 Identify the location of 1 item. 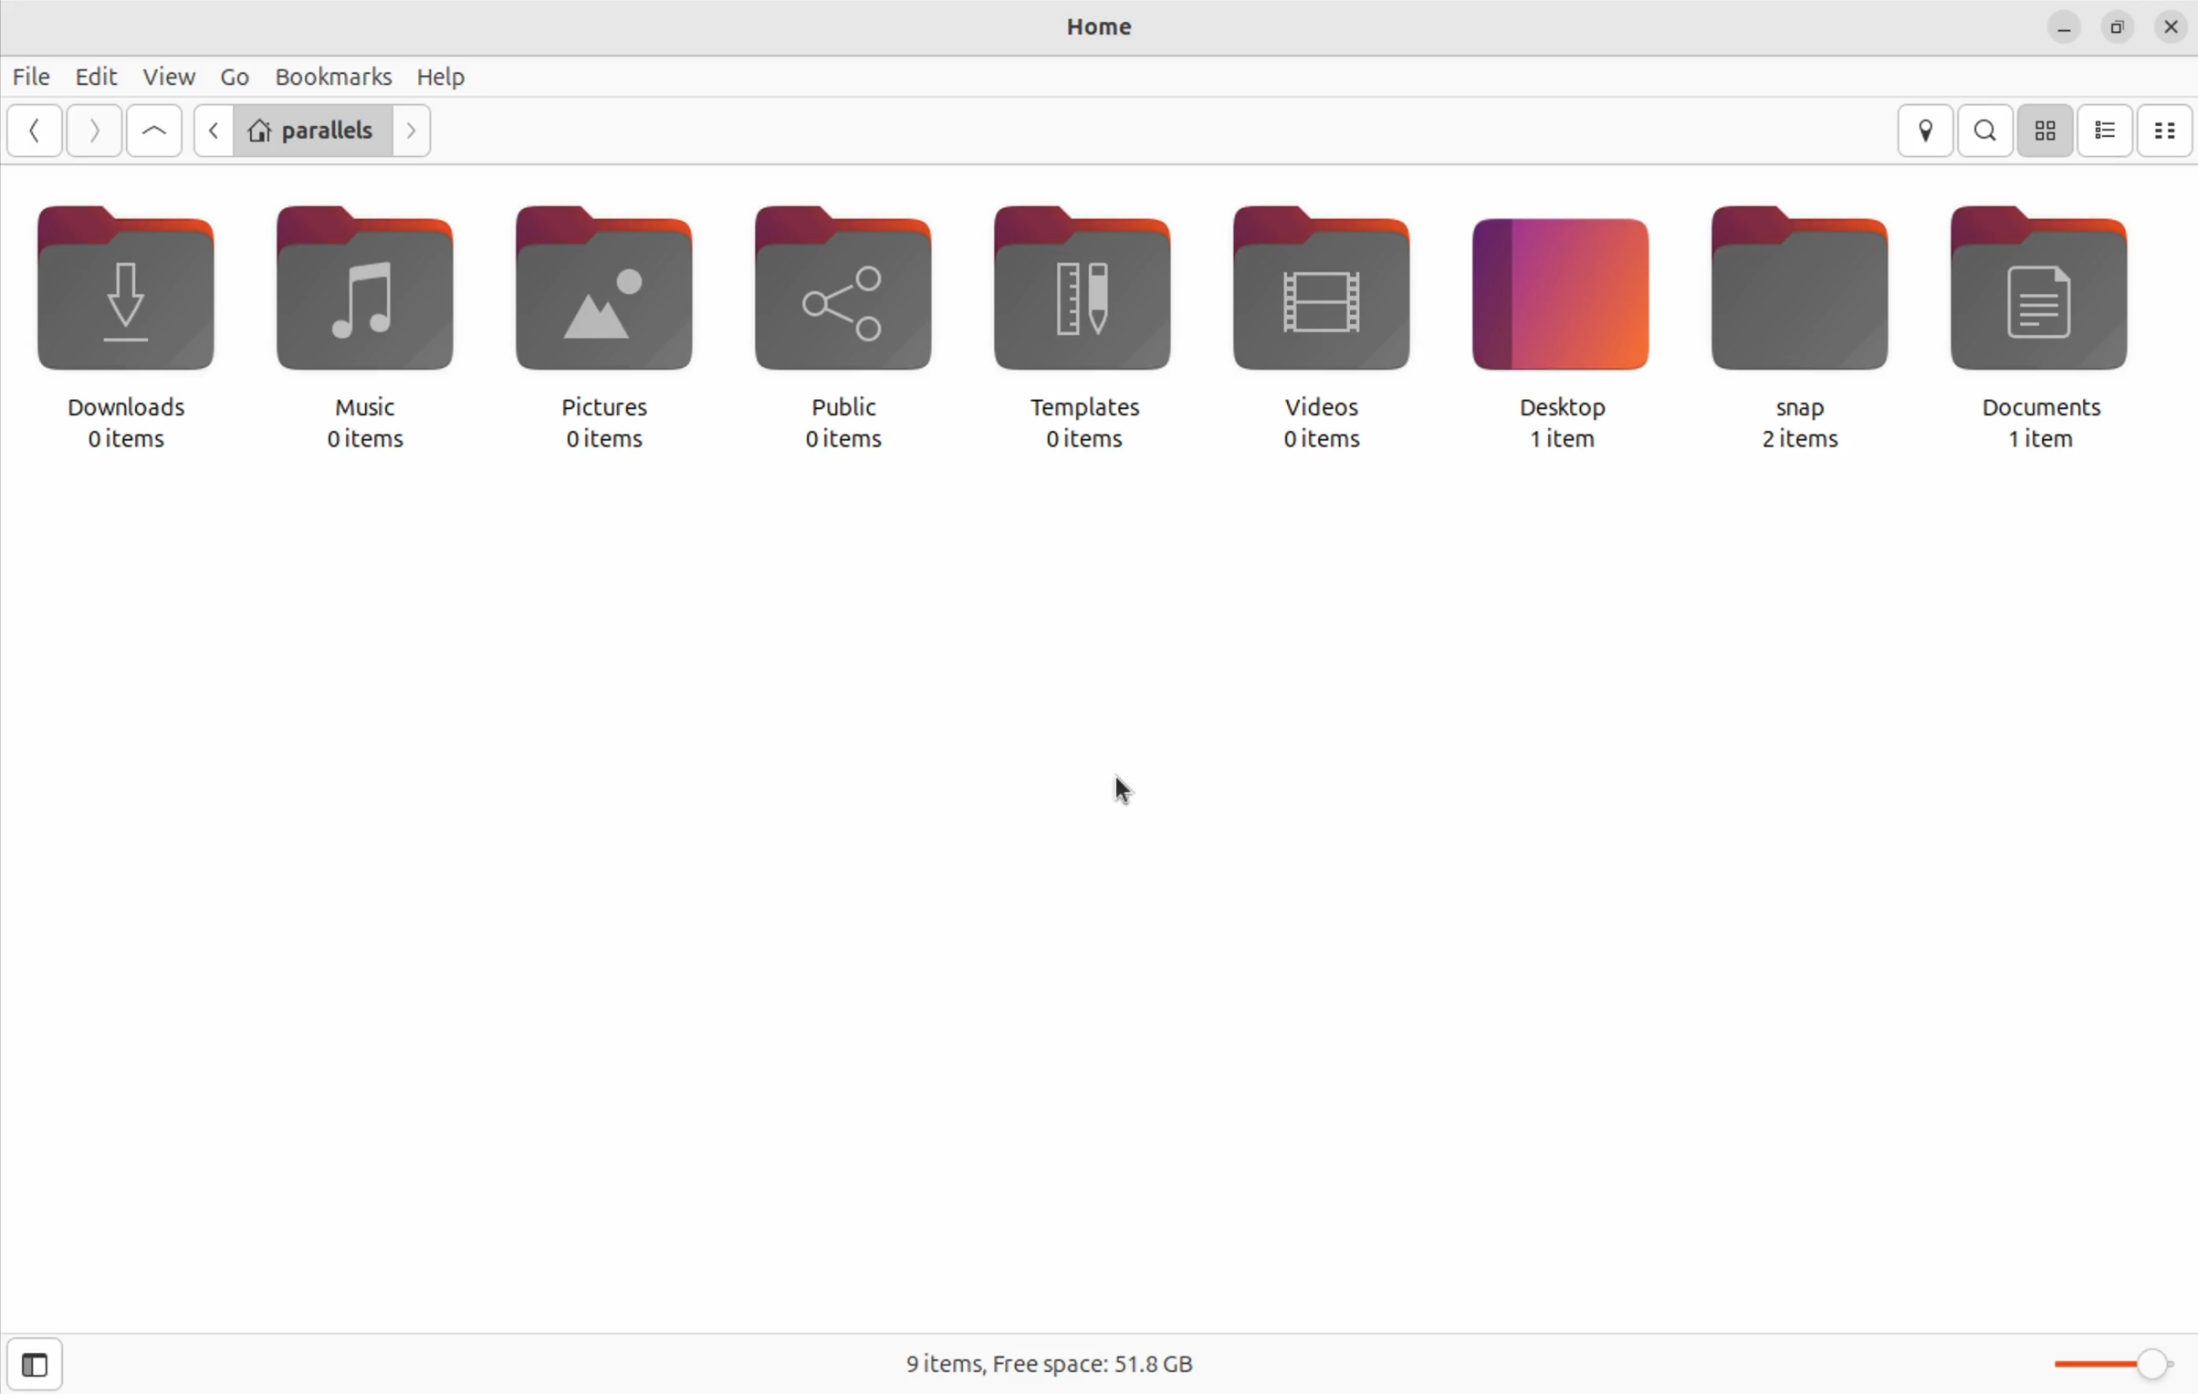
(1565, 441).